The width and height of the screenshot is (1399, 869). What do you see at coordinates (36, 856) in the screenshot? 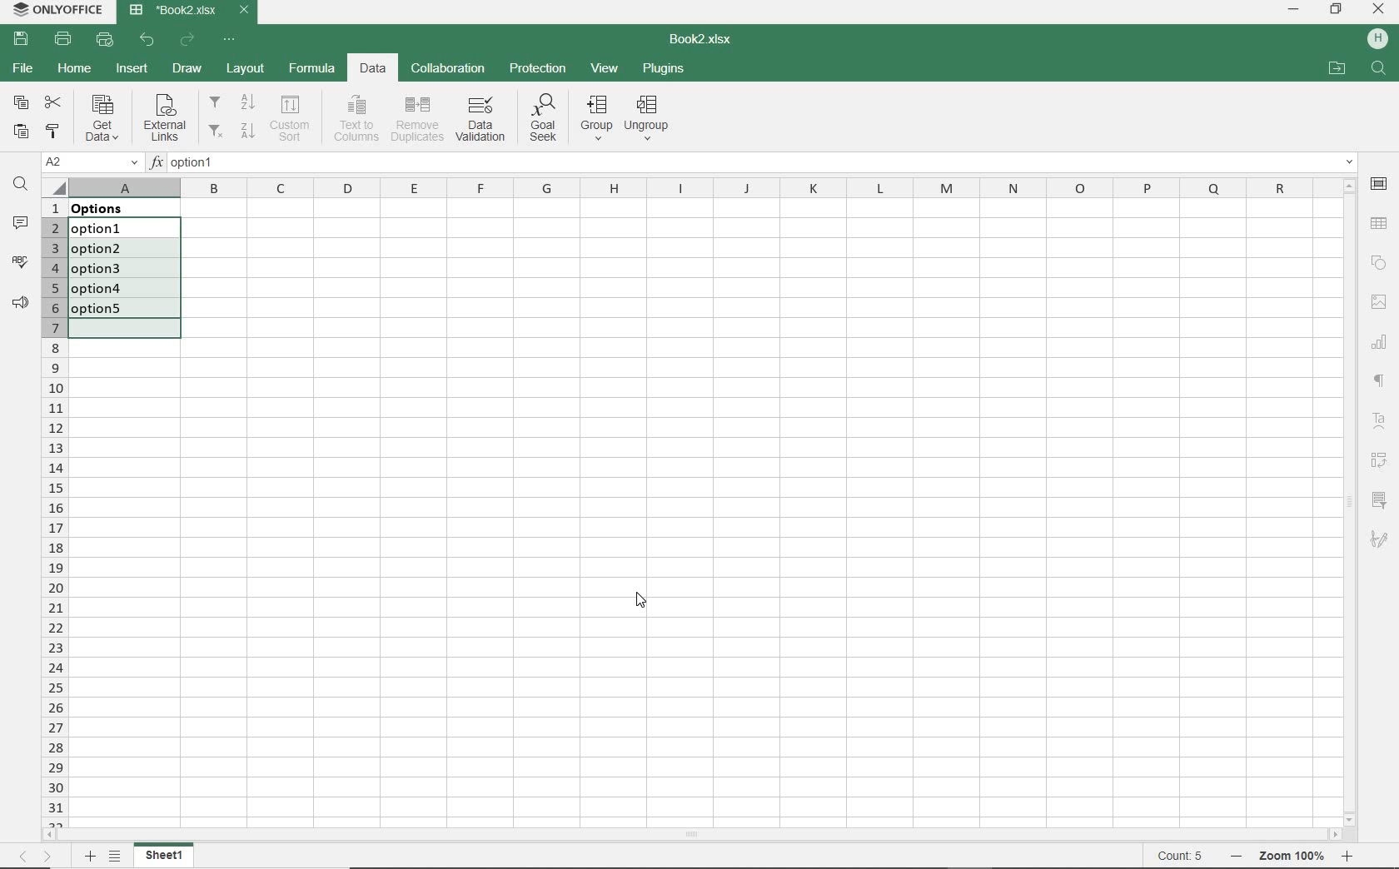
I see `MOVE ACROSS THE SHEET` at bounding box center [36, 856].